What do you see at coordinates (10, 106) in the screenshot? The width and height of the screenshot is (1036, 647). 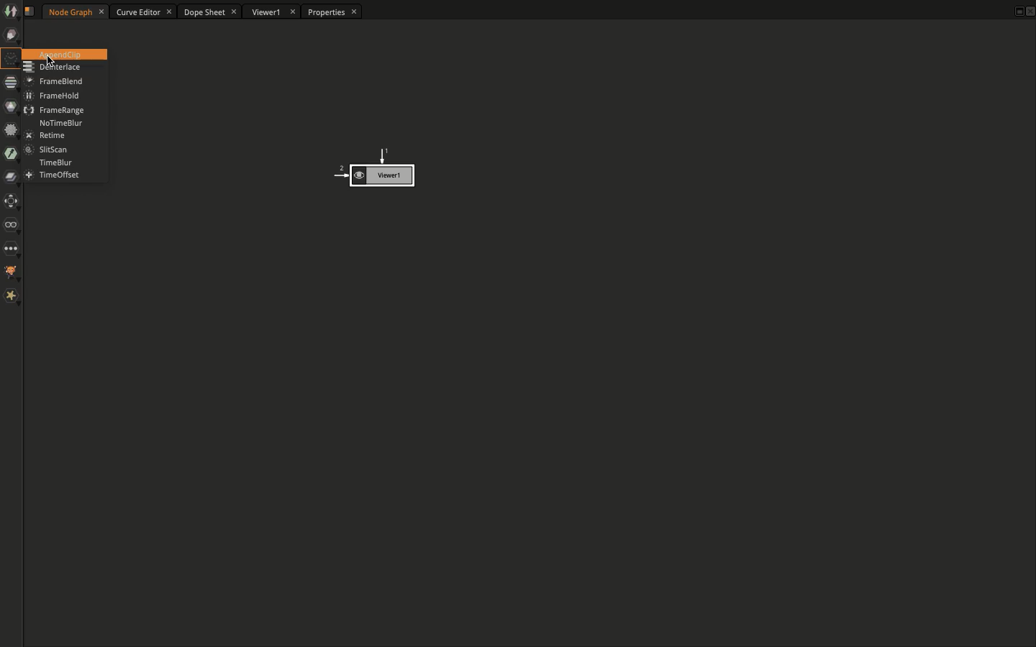 I see `Color` at bounding box center [10, 106].